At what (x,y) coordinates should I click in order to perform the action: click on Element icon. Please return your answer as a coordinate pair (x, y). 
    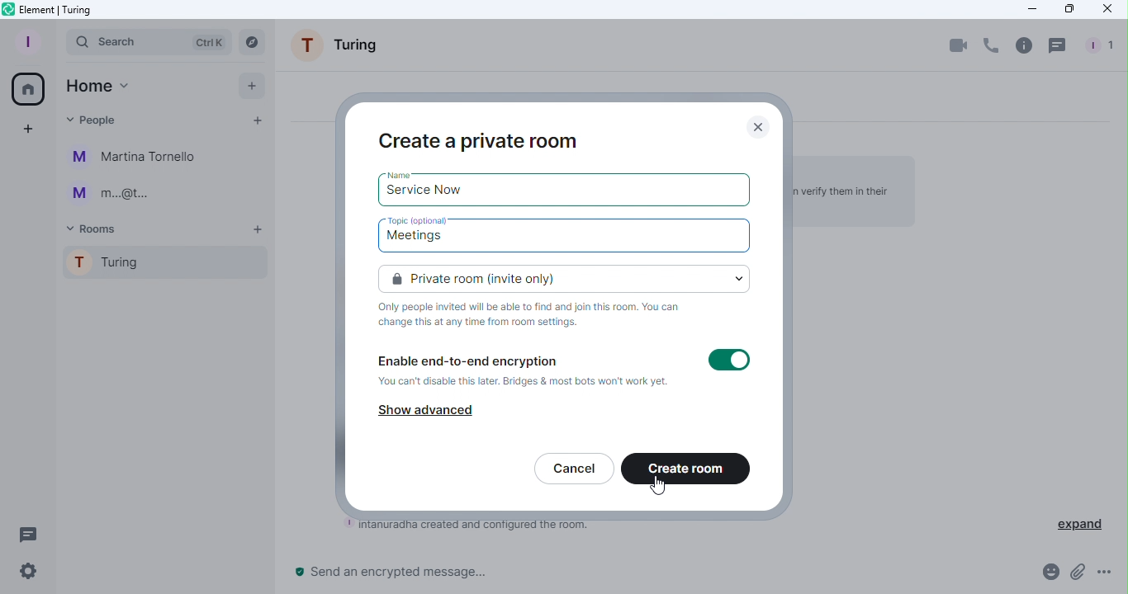
    Looking at the image, I should click on (57, 10).